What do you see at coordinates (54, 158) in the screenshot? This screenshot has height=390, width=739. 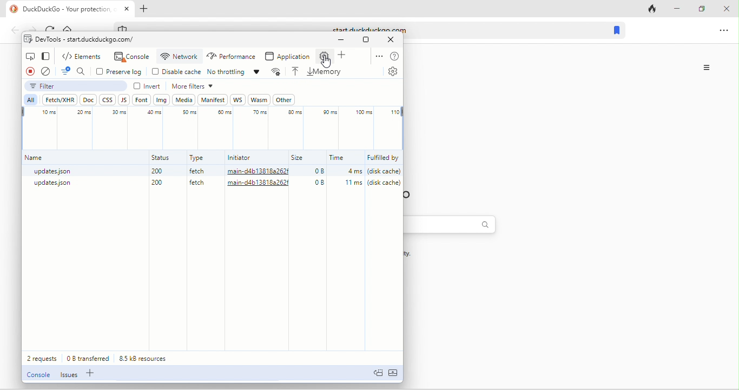 I see `name` at bounding box center [54, 158].